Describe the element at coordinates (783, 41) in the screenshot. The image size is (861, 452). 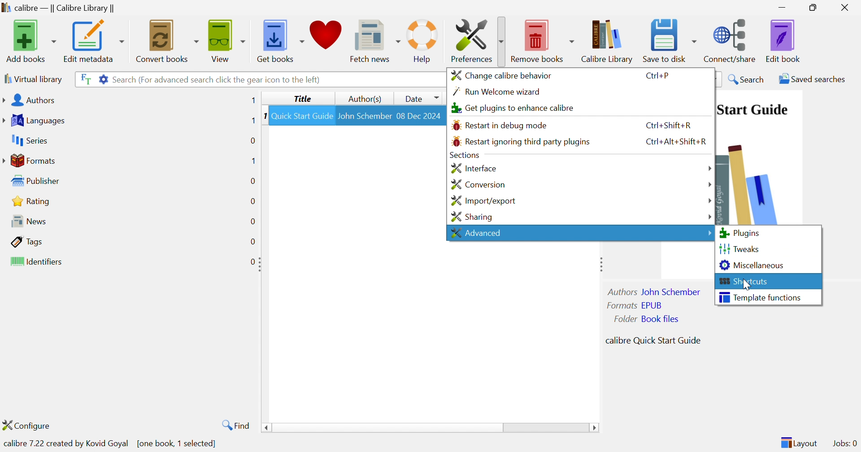
I see `Edit book` at that location.